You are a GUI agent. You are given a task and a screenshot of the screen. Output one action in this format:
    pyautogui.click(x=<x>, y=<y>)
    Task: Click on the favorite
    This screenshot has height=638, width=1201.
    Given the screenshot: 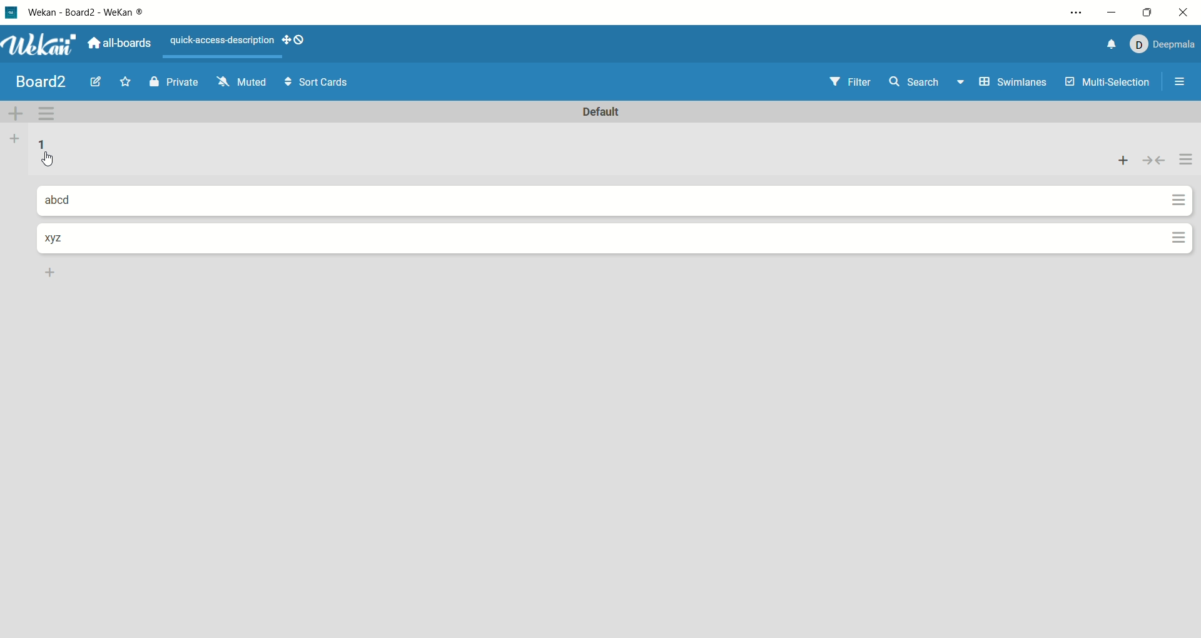 What is the action you would take?
    pyautogui.click(x=128, y=81)
    